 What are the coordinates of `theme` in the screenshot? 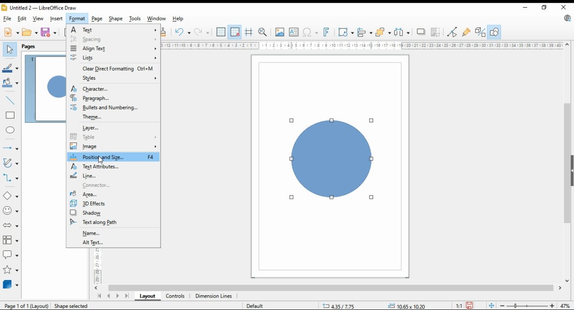 It's located at (109, 117).